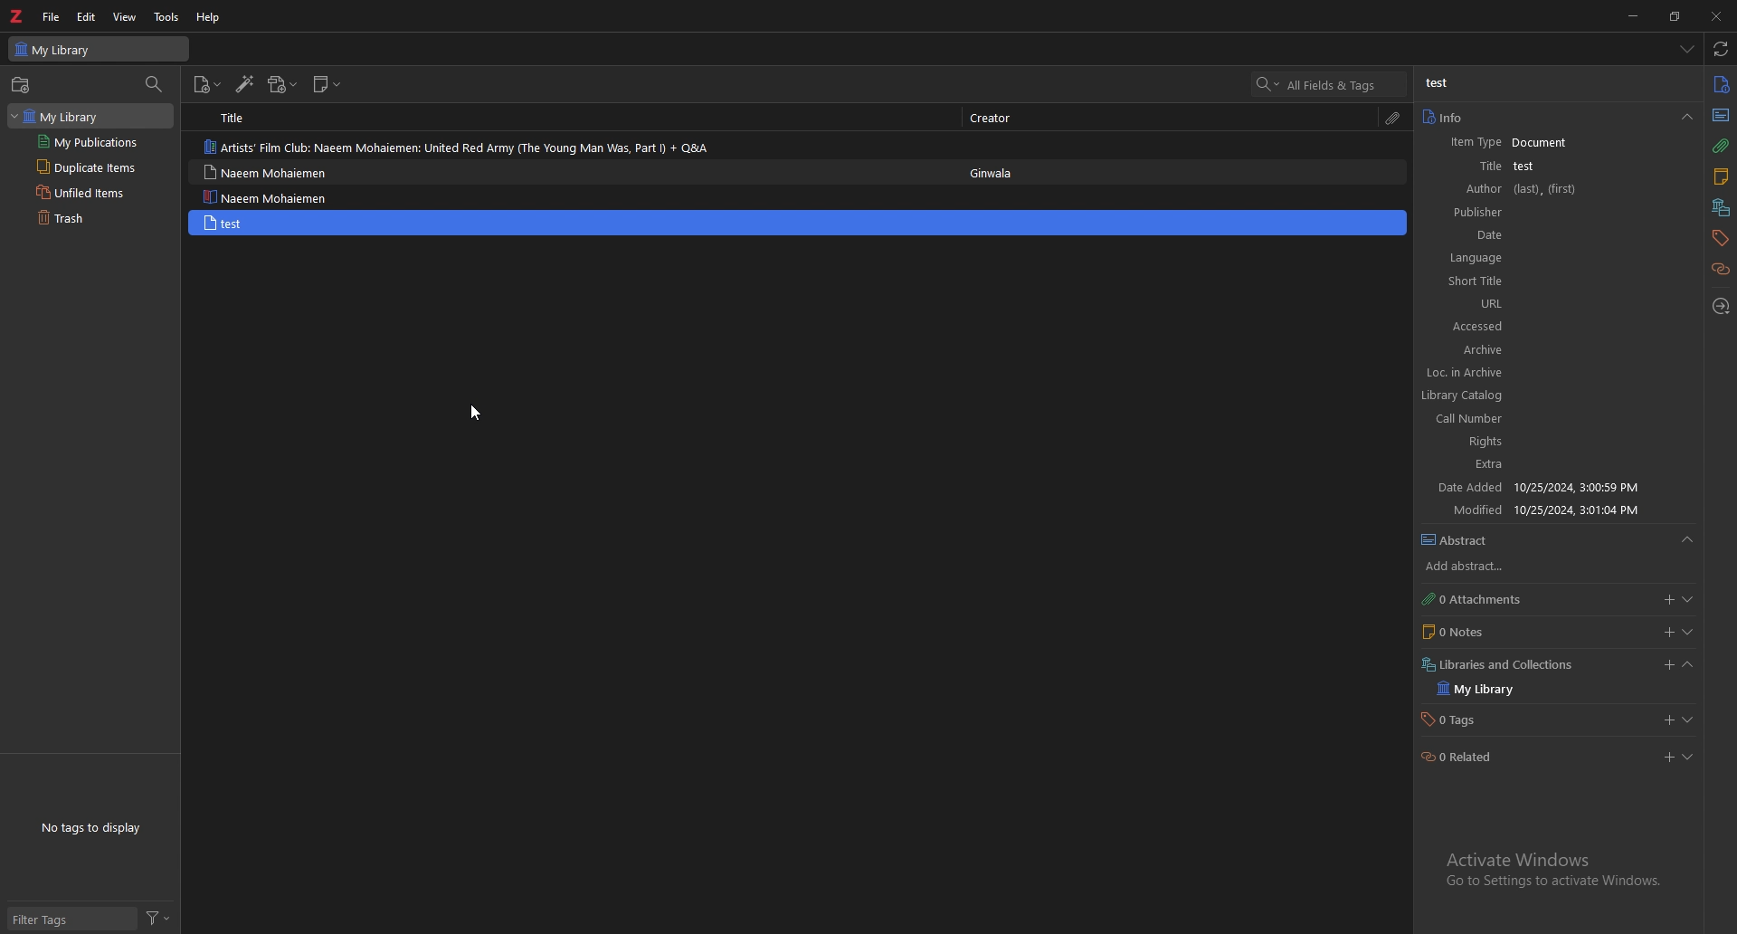 This screenshot has height=934, width=1737. I want to click on Info, so click(1502, 140).